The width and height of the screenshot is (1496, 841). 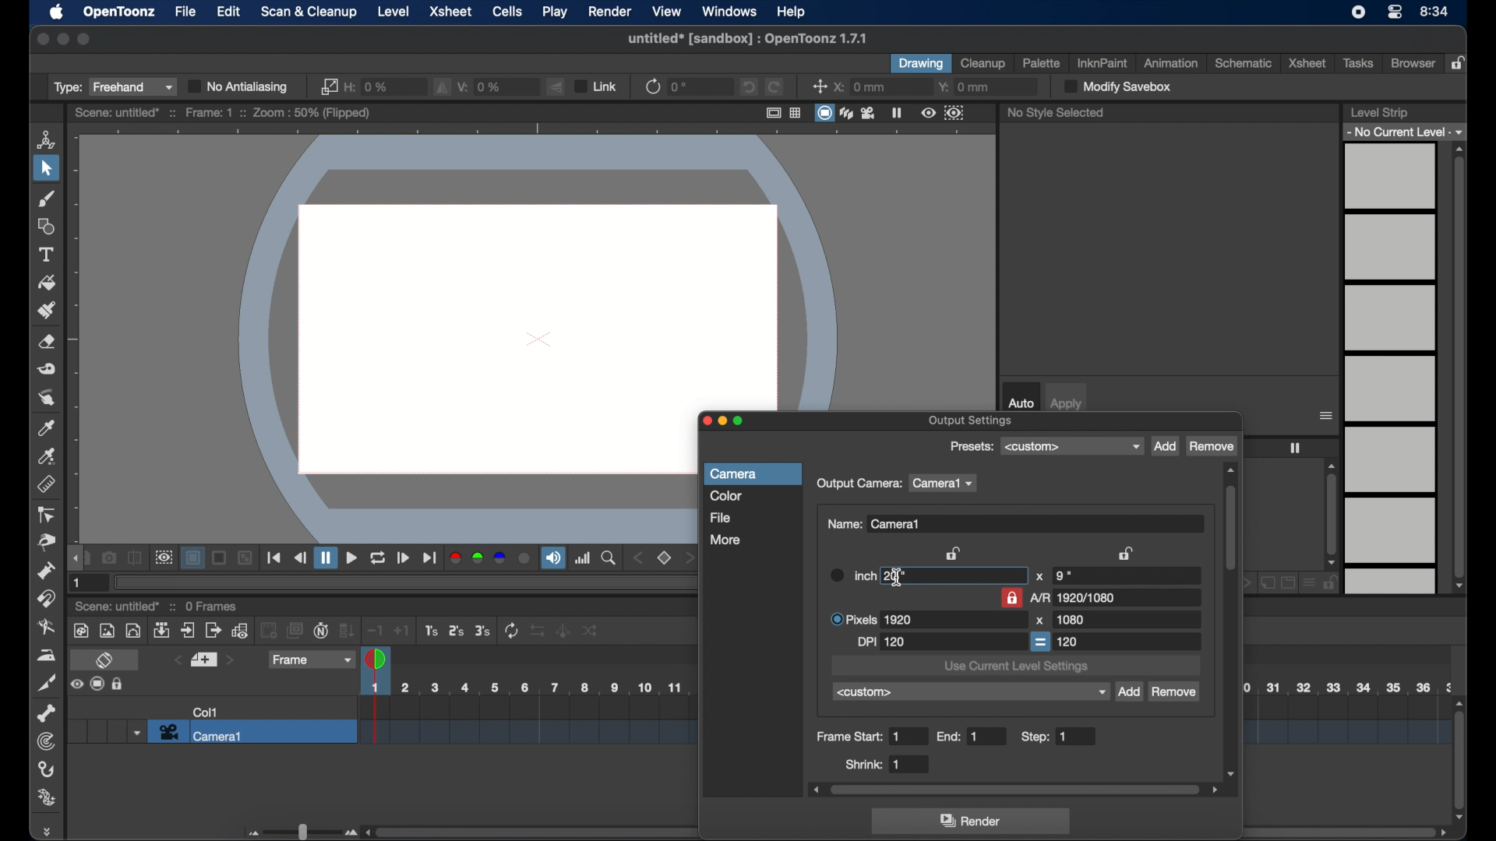 What do you see at coordinates (189, 632) in the screenshot?
I see `` at bounding box center [189, 632].